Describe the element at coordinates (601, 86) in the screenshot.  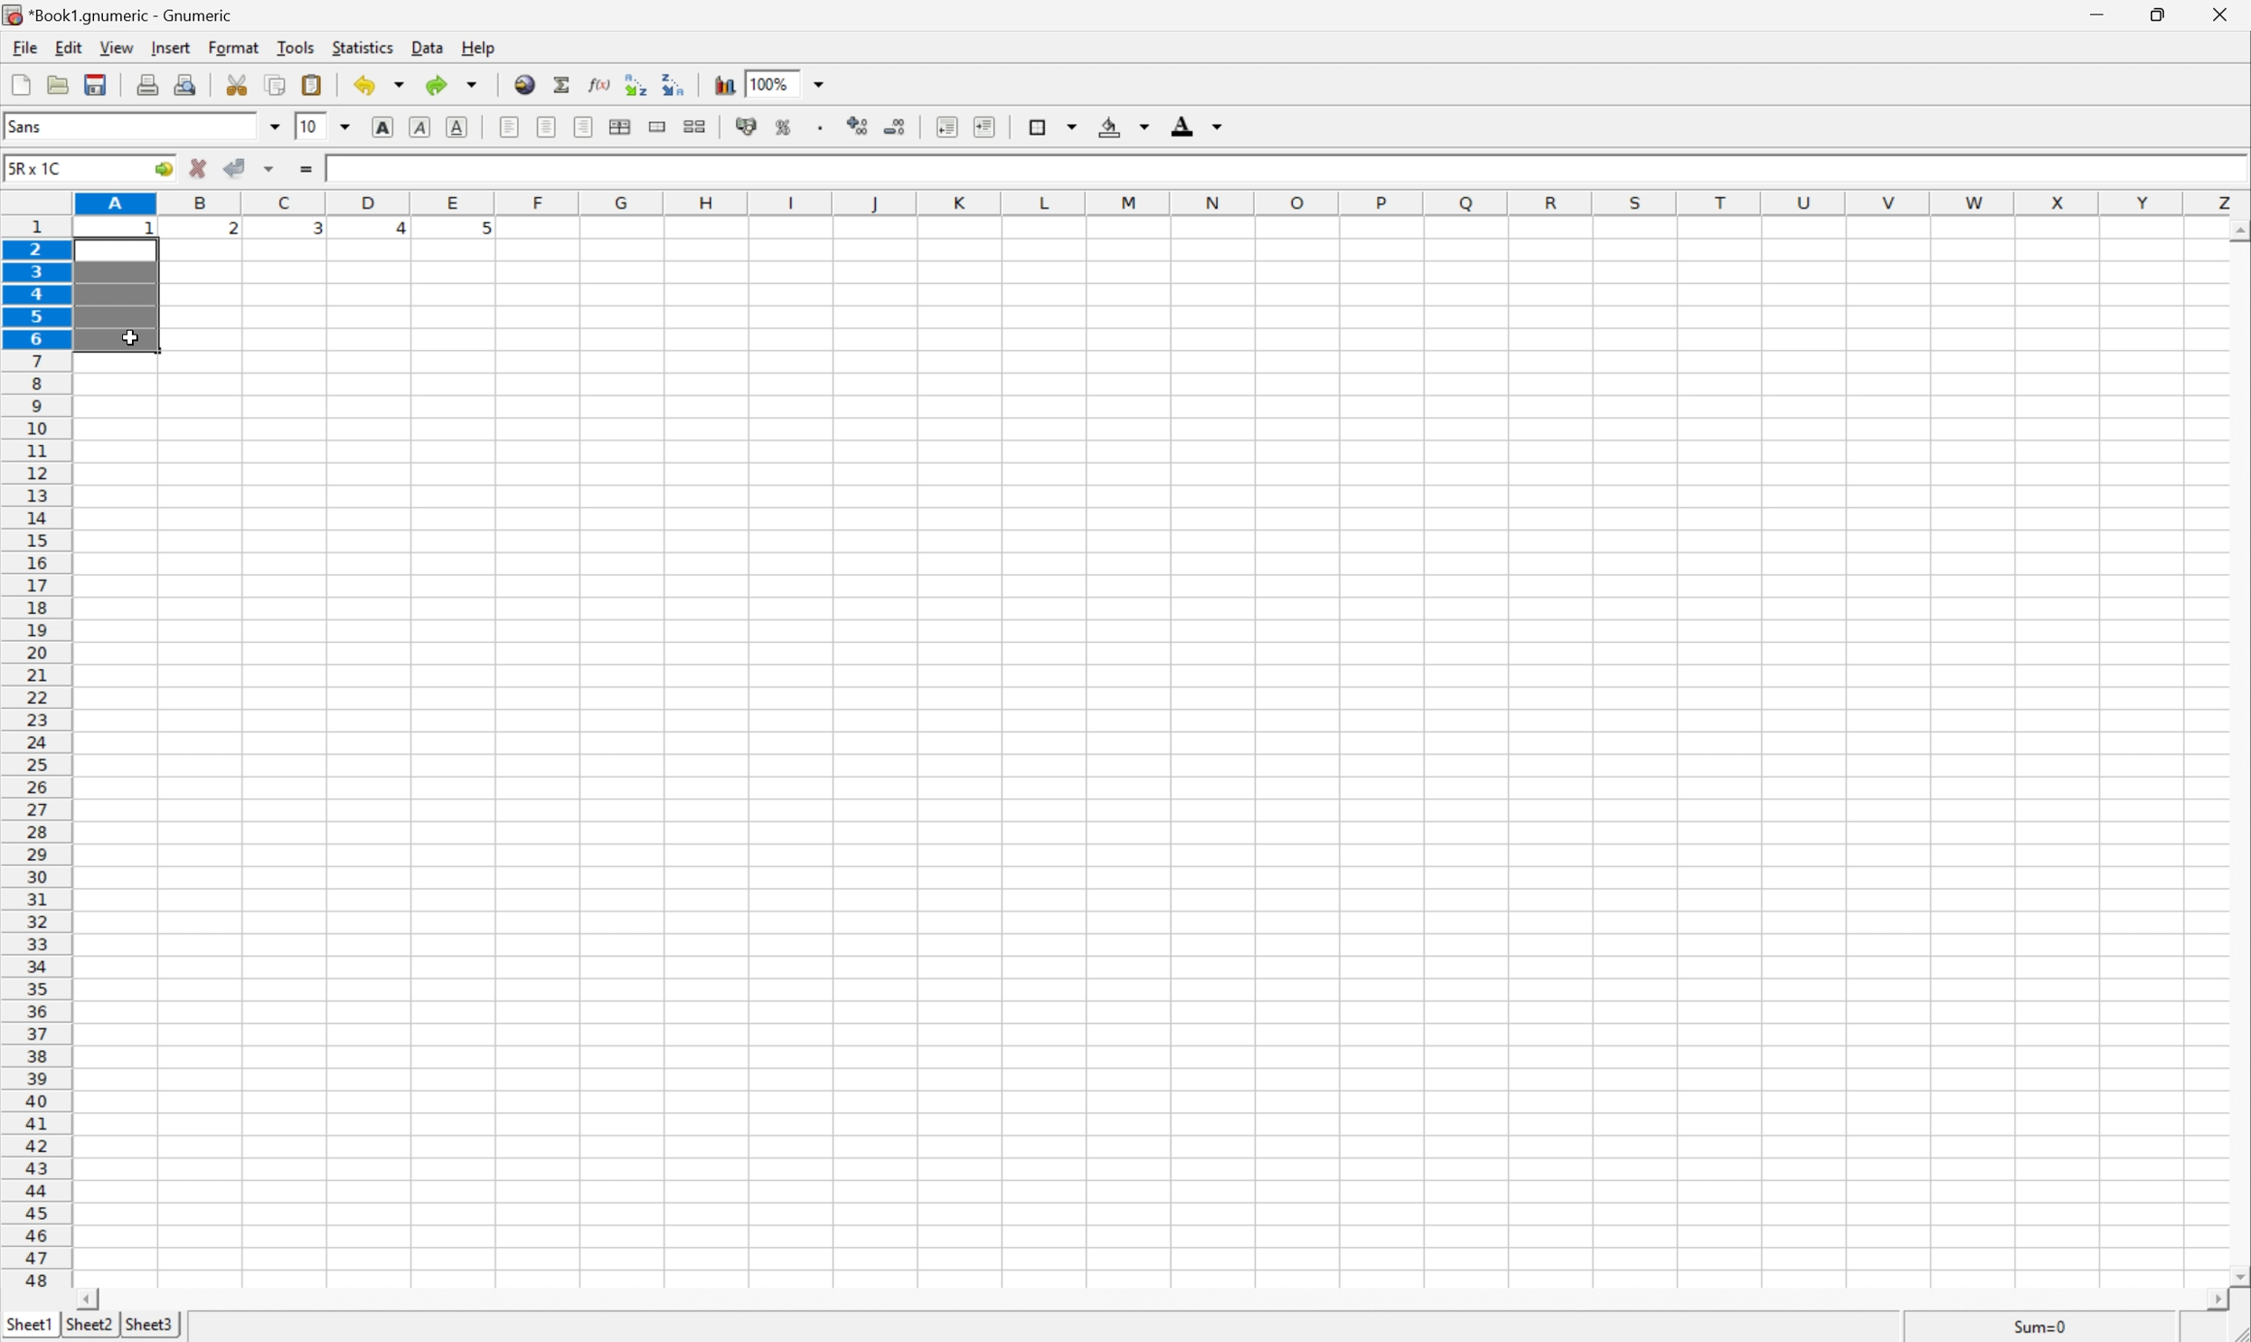
I see `edit function in current cell` at that location.